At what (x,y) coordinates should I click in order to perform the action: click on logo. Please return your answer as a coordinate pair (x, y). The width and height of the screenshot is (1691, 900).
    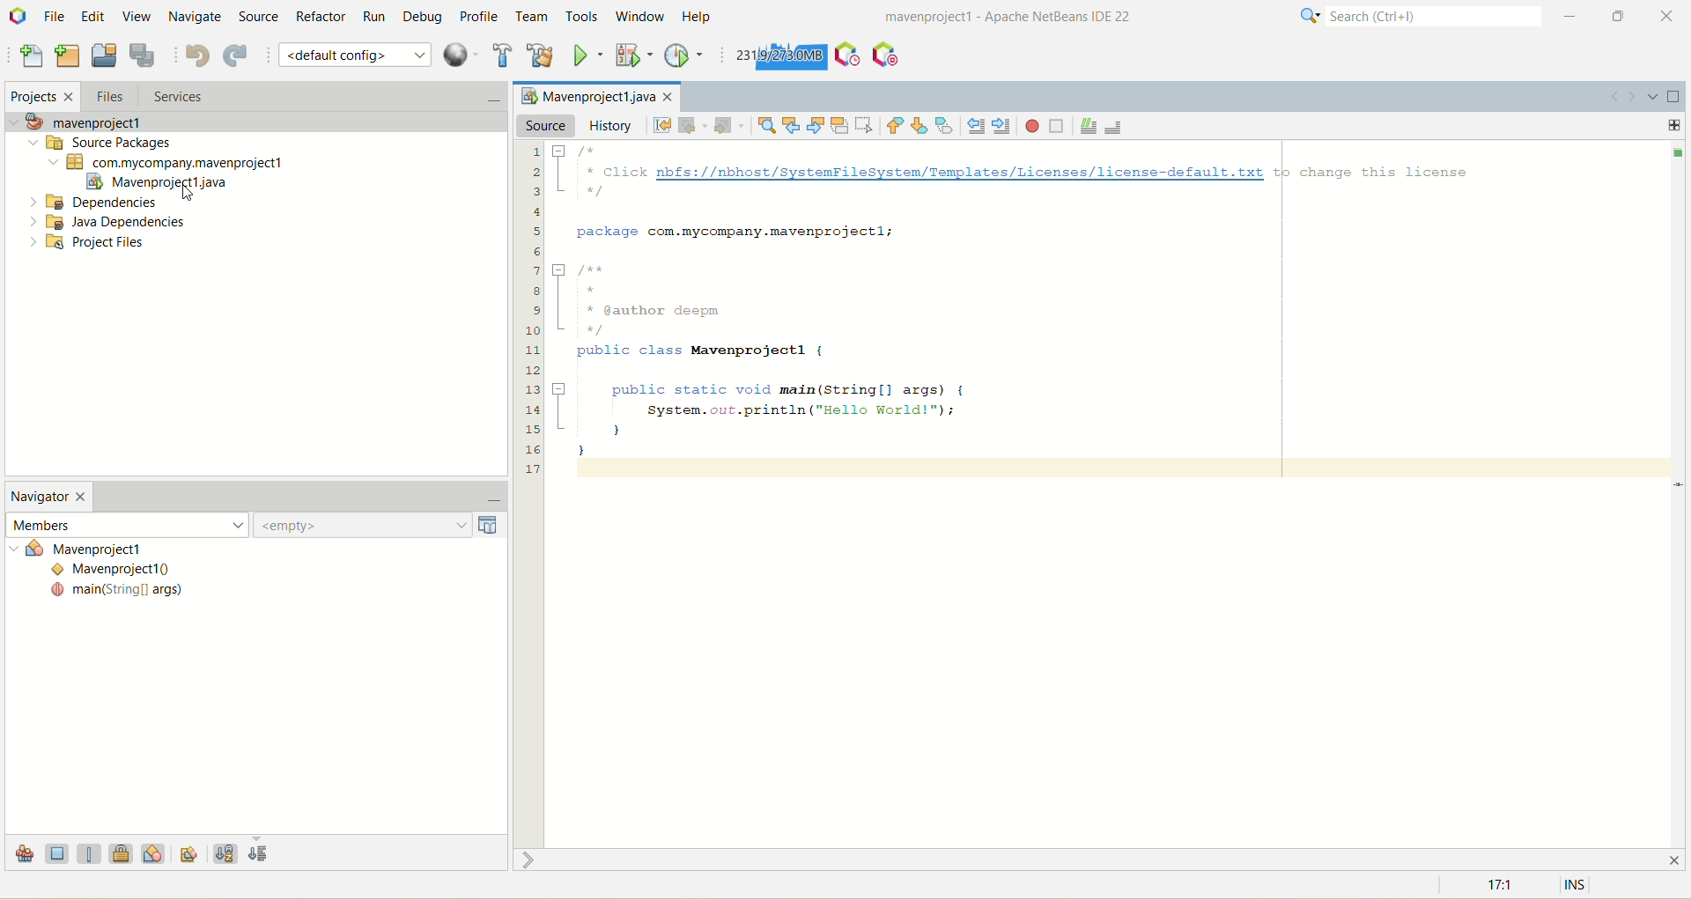
    Looking at the image, I should click on (19, 18).